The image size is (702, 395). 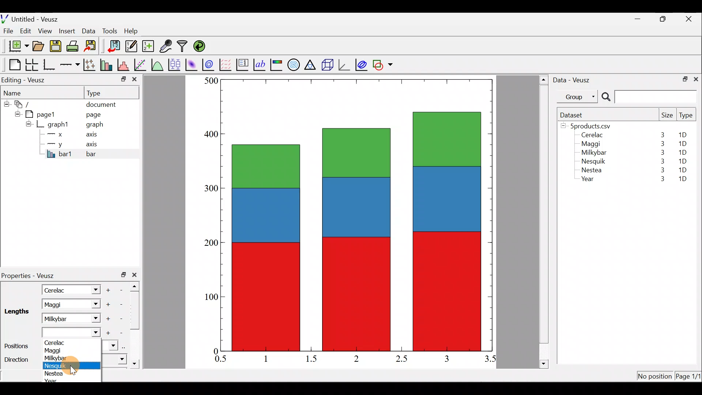 What do you see at coordinates (92, 289) in the screenshot?
I see `Length dropdown` at bounding box center [92, 289].